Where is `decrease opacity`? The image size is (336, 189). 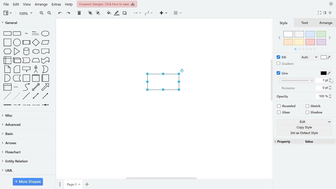 decrease opacity is located at coordinates (331, 98).